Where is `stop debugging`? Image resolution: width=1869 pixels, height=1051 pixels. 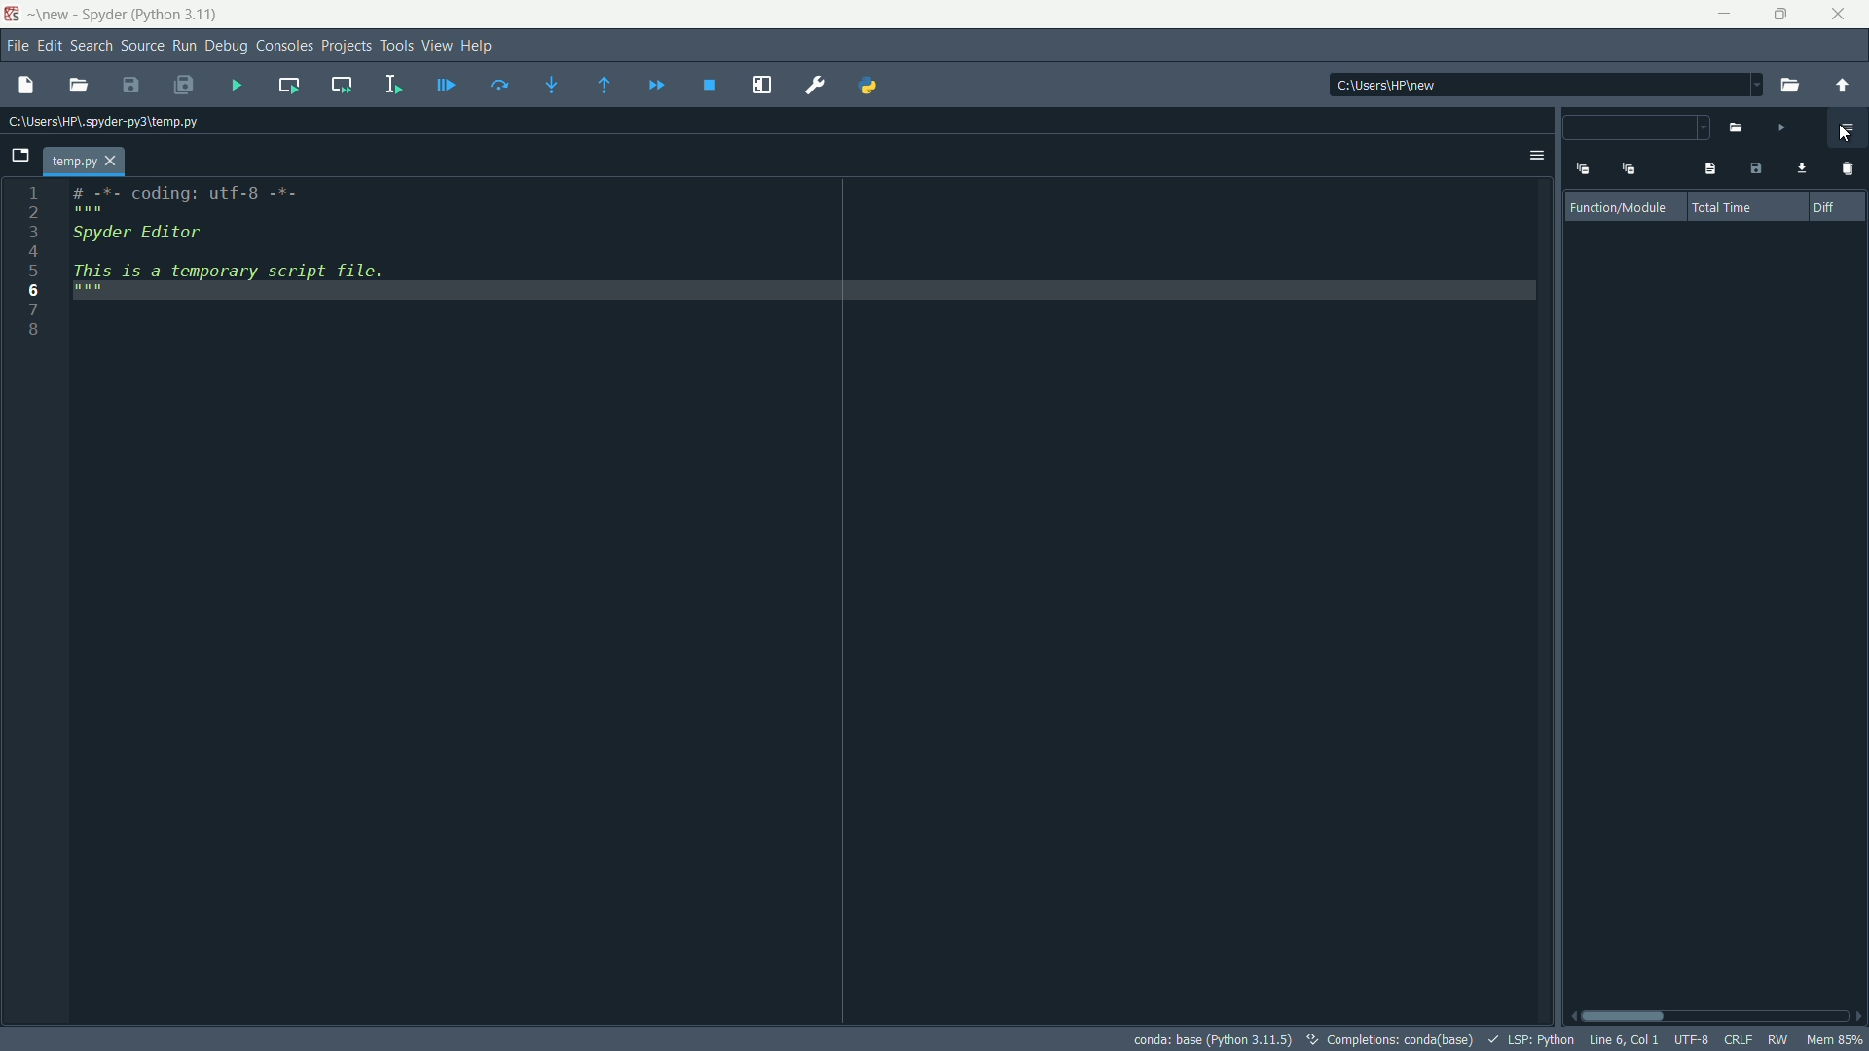 stop debugging is located at coordinates (710, 85).